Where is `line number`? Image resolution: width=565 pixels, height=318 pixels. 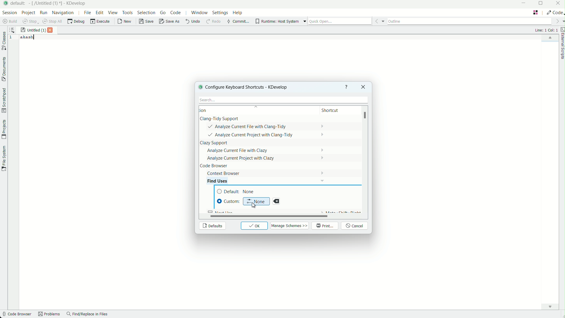
line number is located at coordinates (12, 38).